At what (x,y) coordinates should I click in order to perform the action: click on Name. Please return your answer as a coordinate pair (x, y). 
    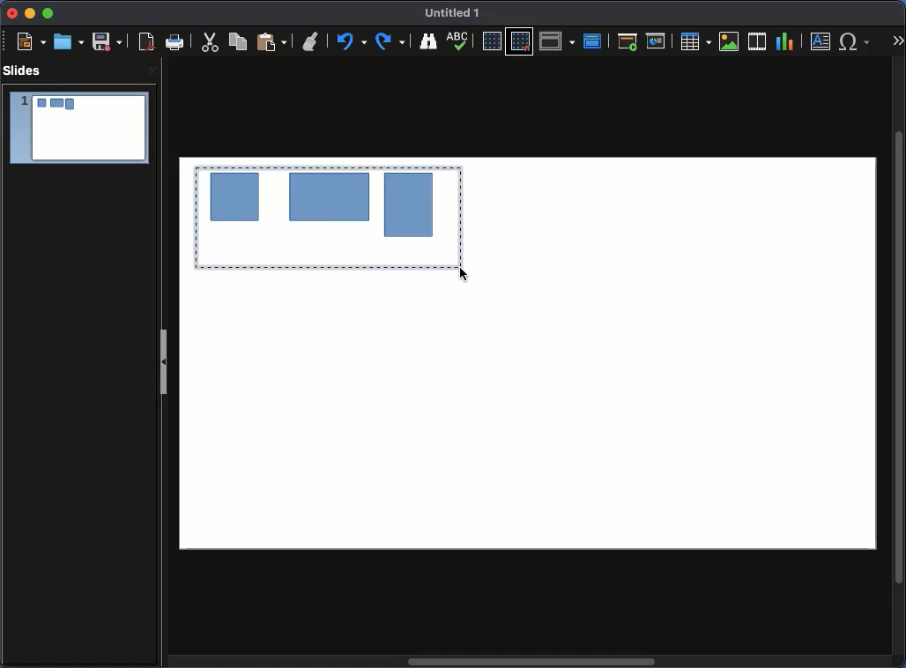
    Looking at the image, I should click on (457, 14).